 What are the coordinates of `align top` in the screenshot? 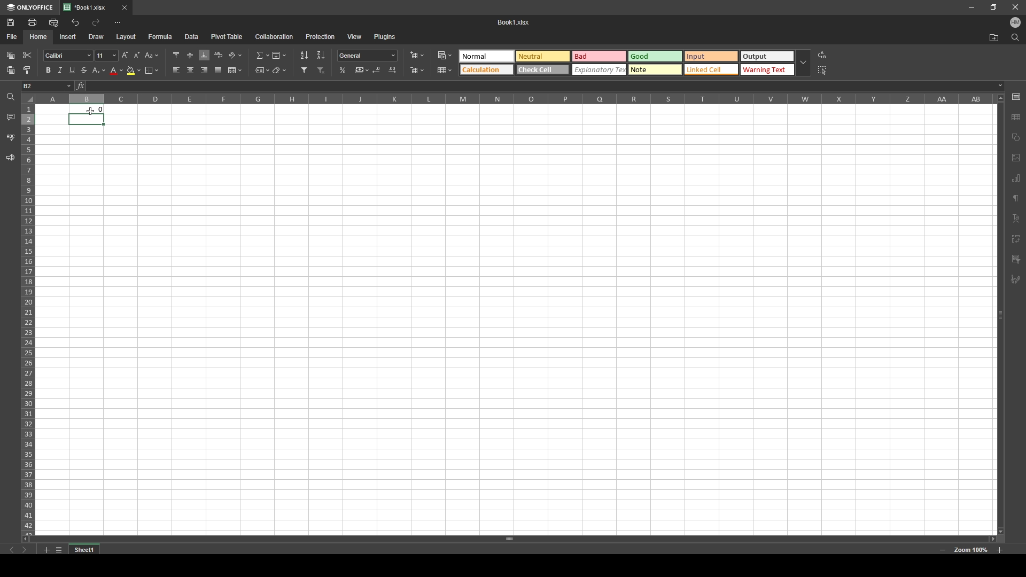 It's located at (176, 54).